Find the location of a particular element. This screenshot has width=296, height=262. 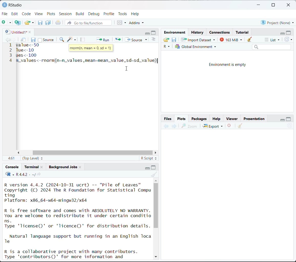

 is located at coordinates (168, 118).